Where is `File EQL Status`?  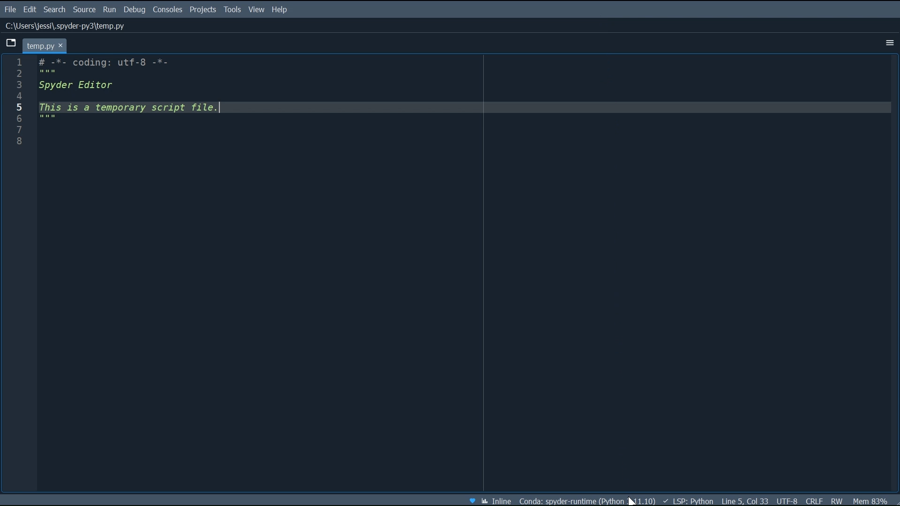 File EQL Status is located at coordinates (815, 501).